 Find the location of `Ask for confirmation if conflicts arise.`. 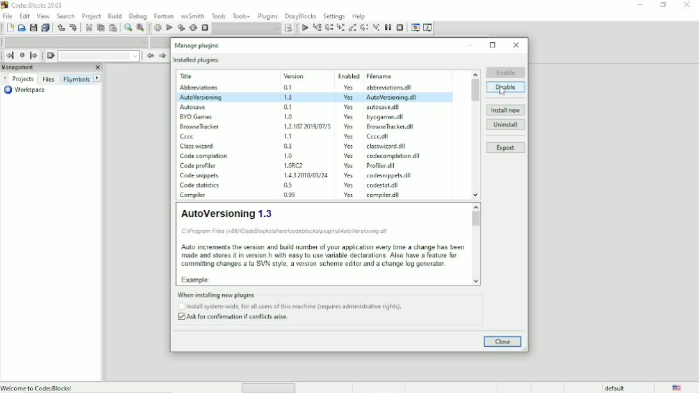

Ask for confirmation if conflicts arise. is located at coordinates (236, 318).